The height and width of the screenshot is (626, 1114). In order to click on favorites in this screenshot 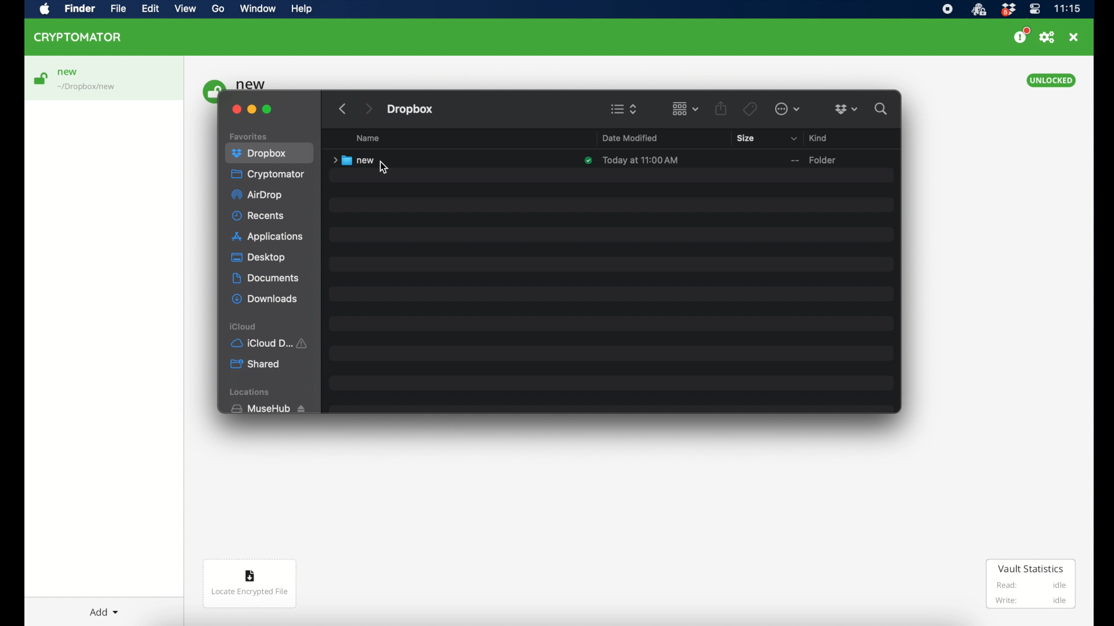, I will do `click(249, 137)`.